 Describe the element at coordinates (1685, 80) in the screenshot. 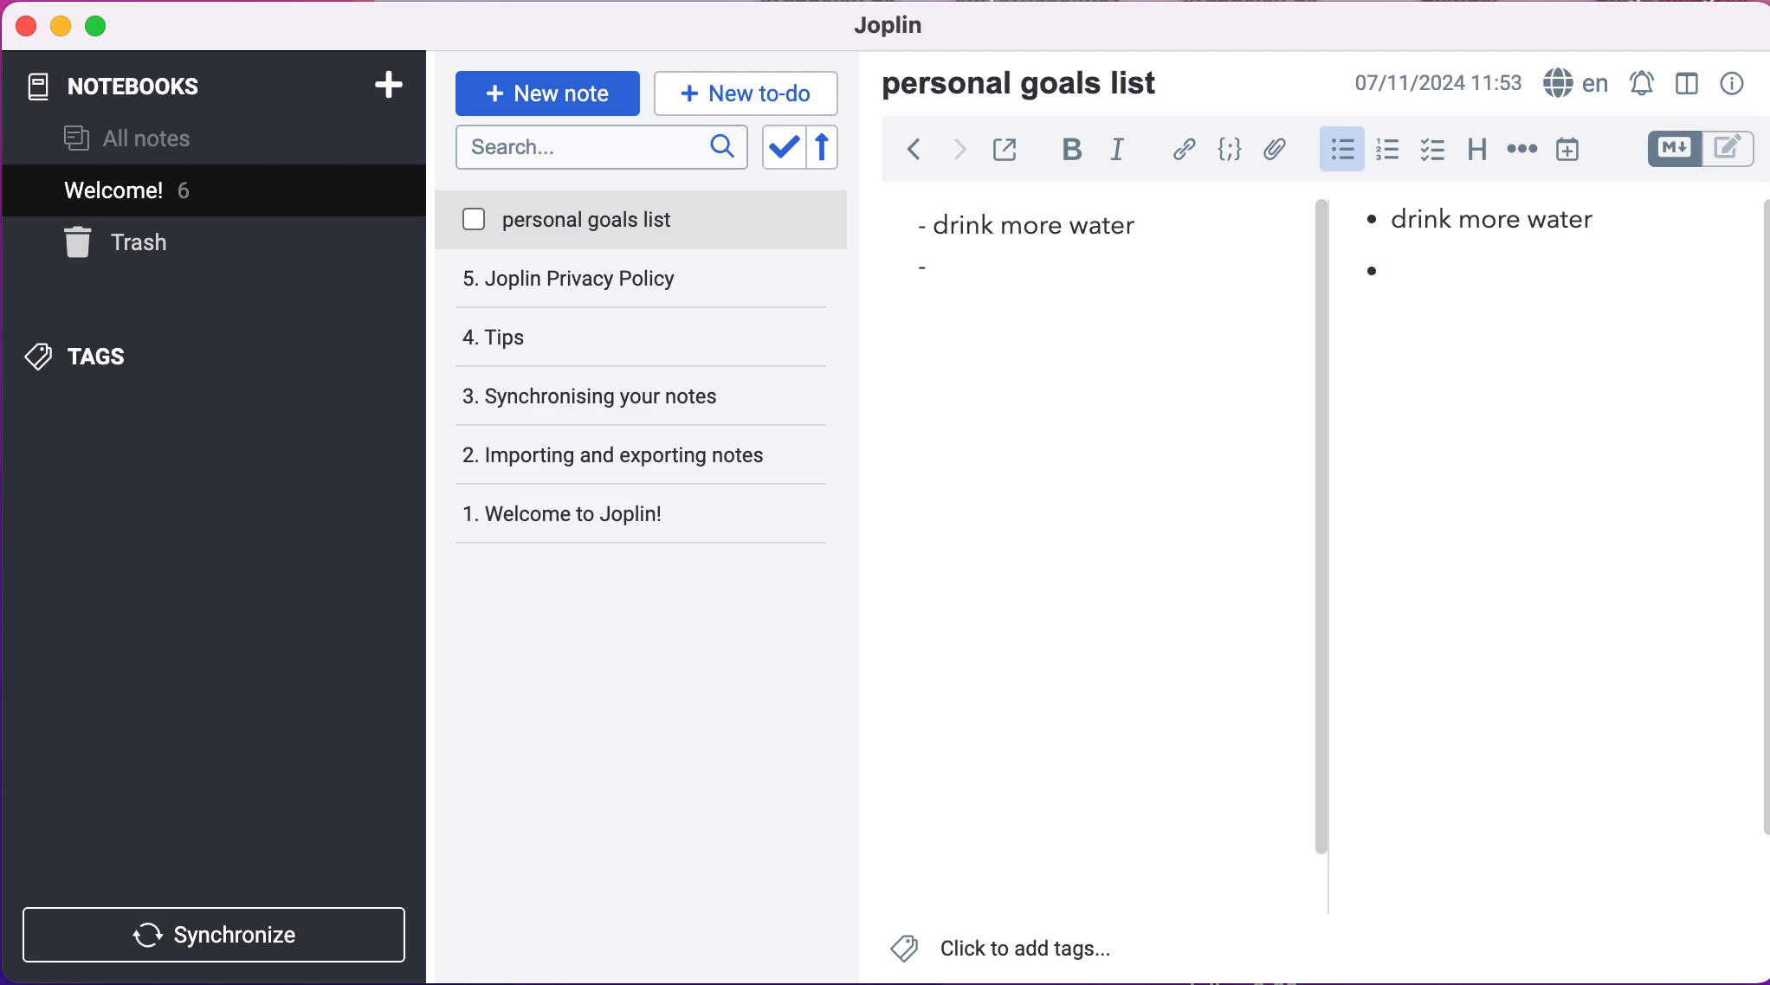

I see `toggle editor layour` at that location.